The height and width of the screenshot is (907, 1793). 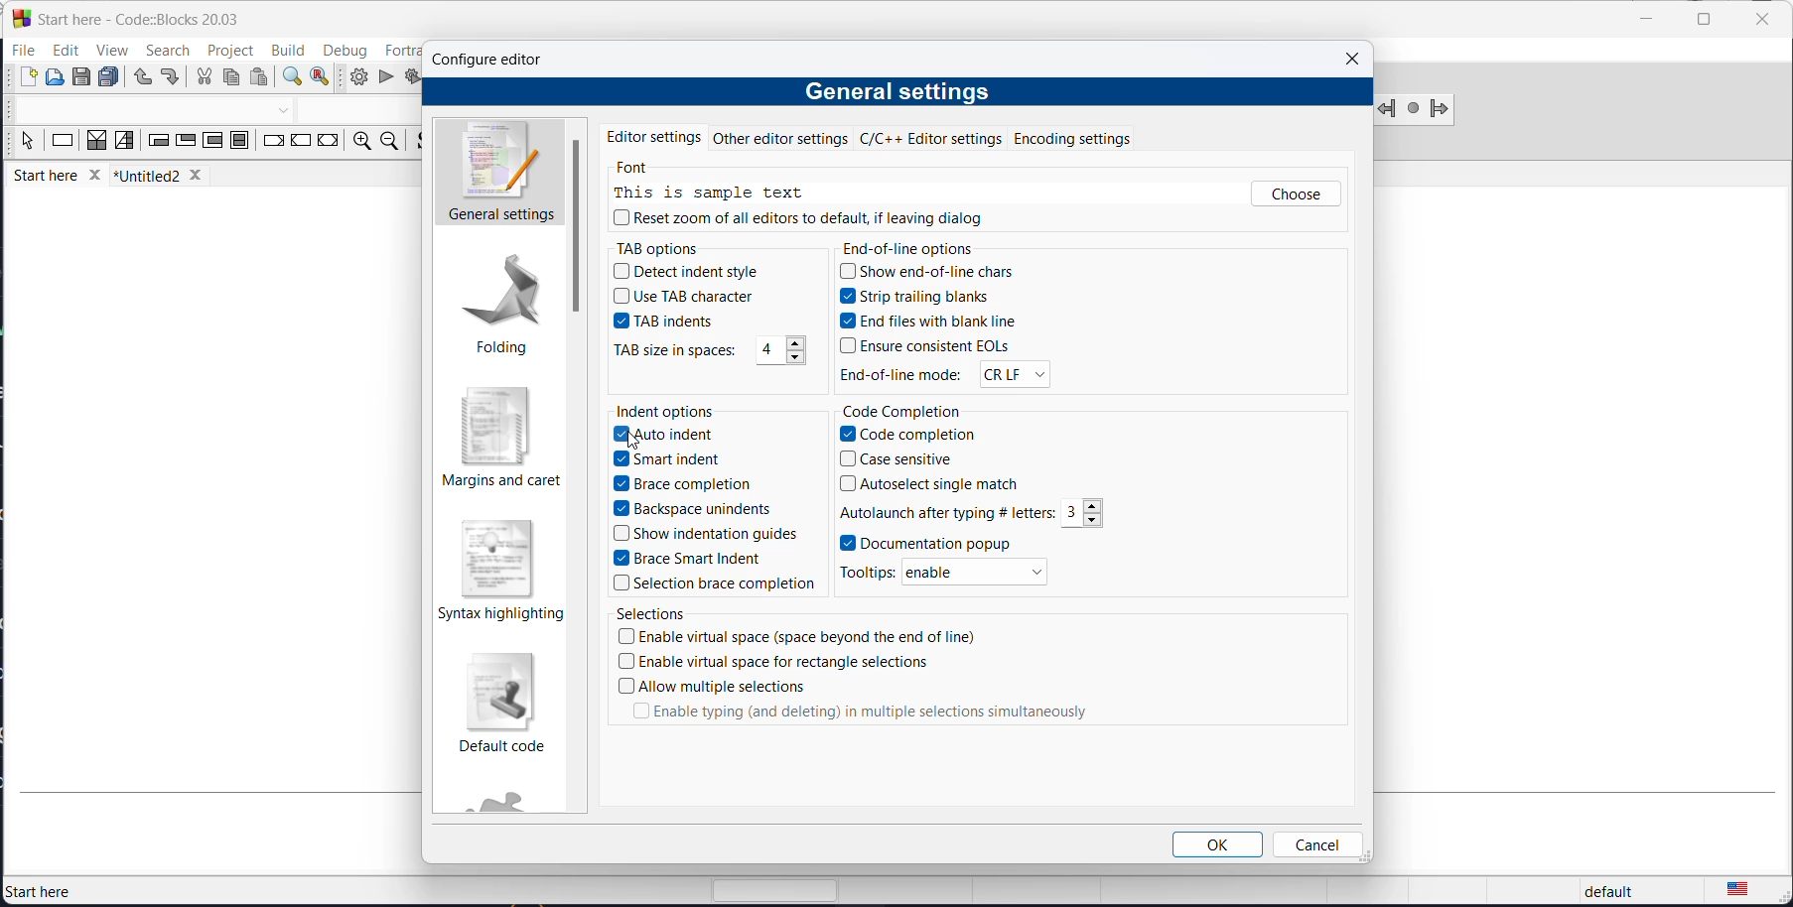 What do you see at coordinates (683, 484) in the screenshot?
I see `brace completion checkbox` at bounding box center [683, 484].